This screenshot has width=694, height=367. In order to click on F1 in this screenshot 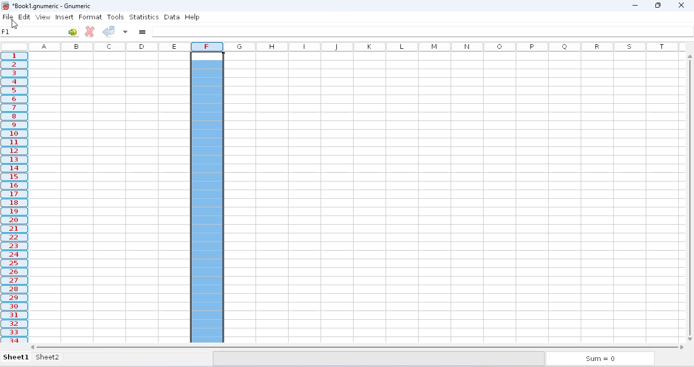, I will do `click(7, 31)`.